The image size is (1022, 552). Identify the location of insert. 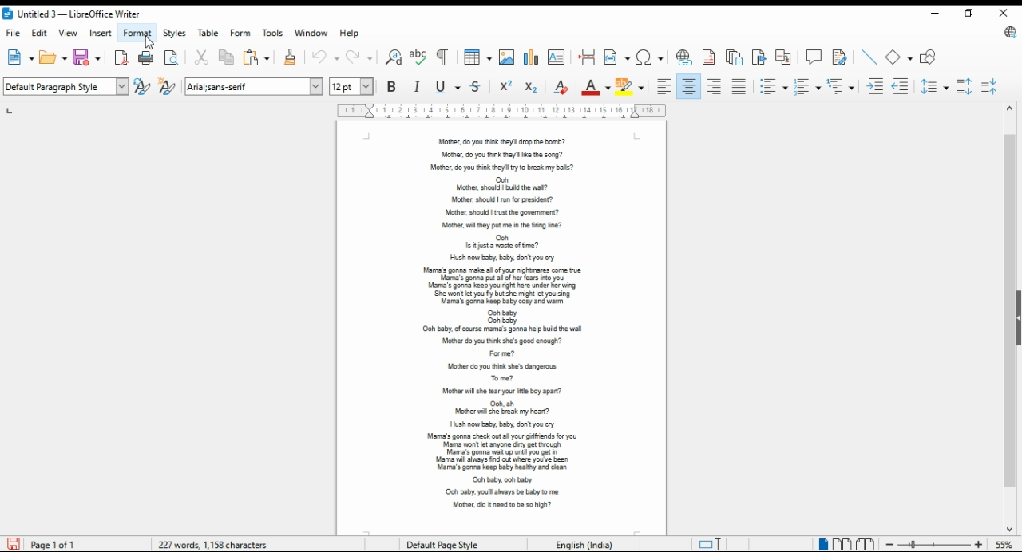
(101, 33).